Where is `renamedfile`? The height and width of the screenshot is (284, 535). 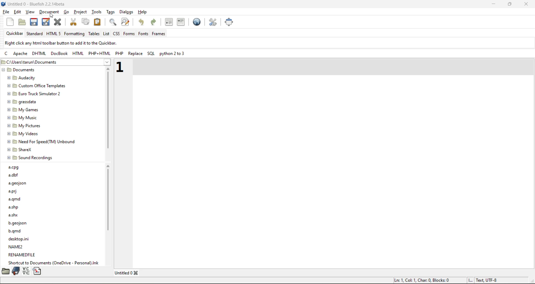
renamedfile is located at coordinates (23, 254).